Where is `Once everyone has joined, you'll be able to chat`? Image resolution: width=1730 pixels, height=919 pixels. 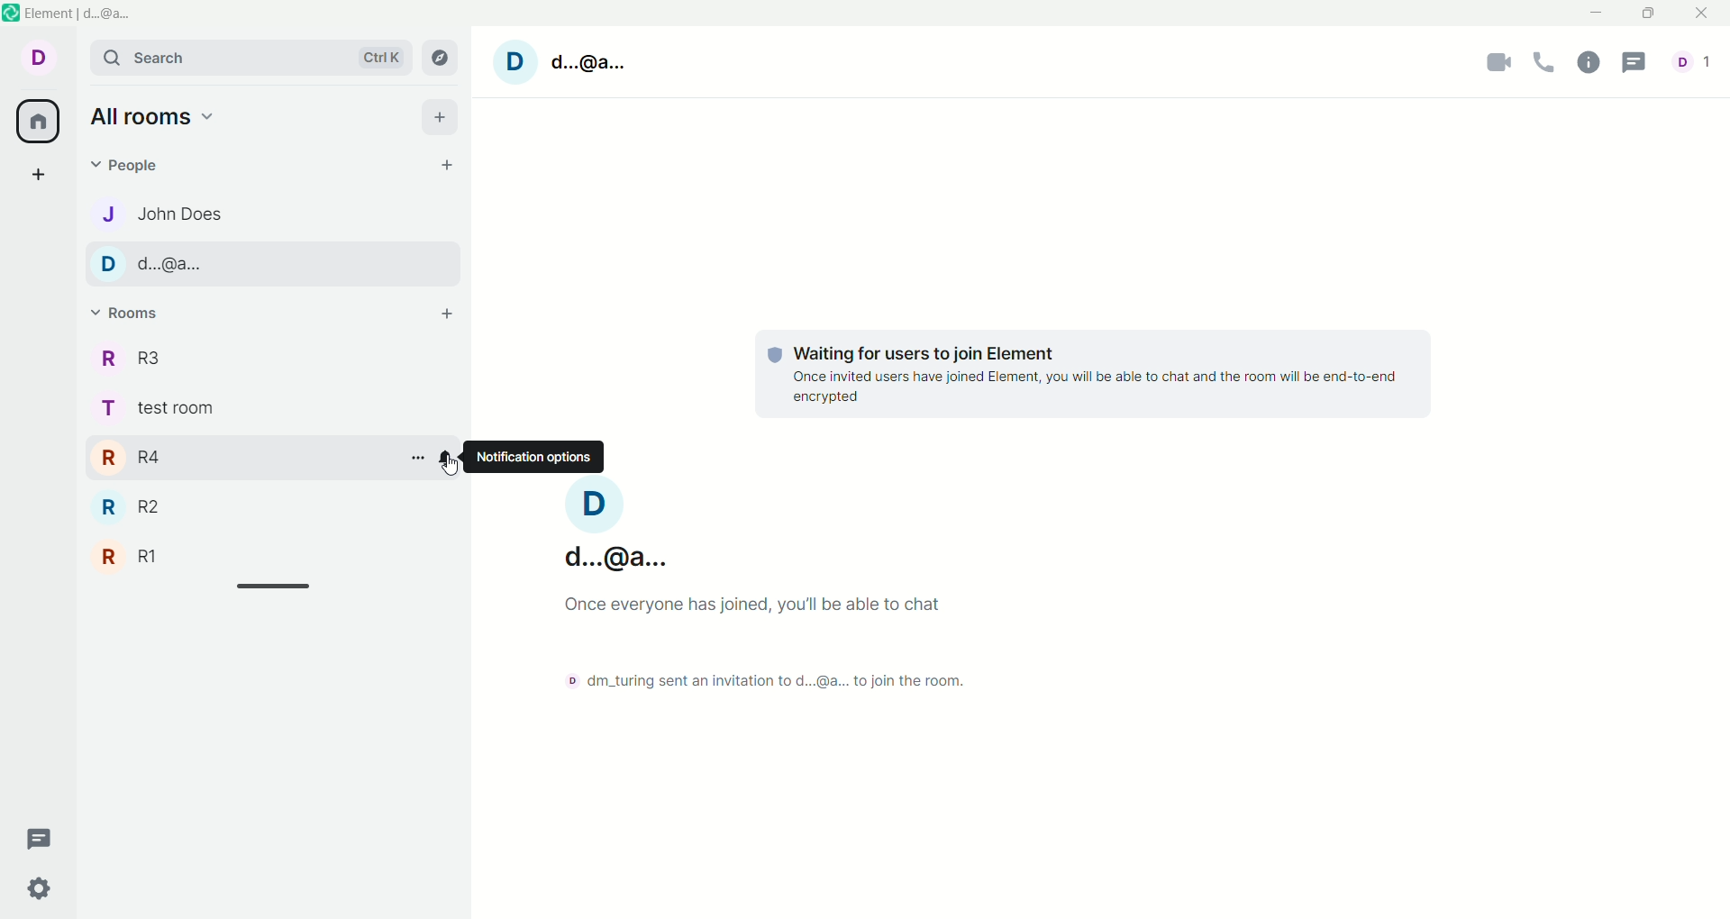
Once everyone has joined, you'll be able to chat is located at coordinates (751, 605).